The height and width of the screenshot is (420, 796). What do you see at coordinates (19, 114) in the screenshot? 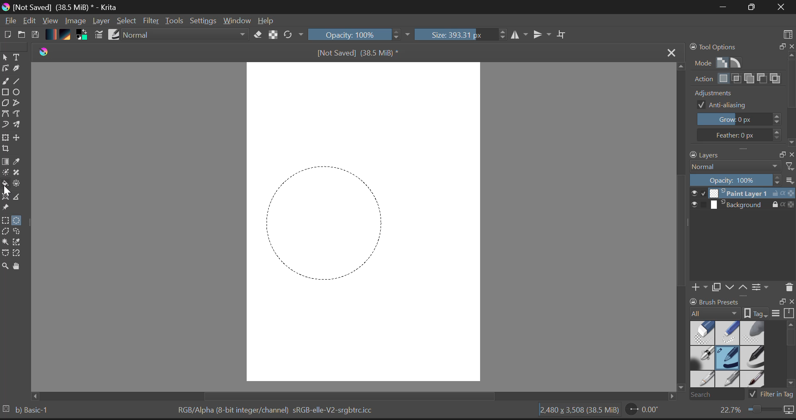
I see `Freehand Path Tool` at bounding box center [19, 114].